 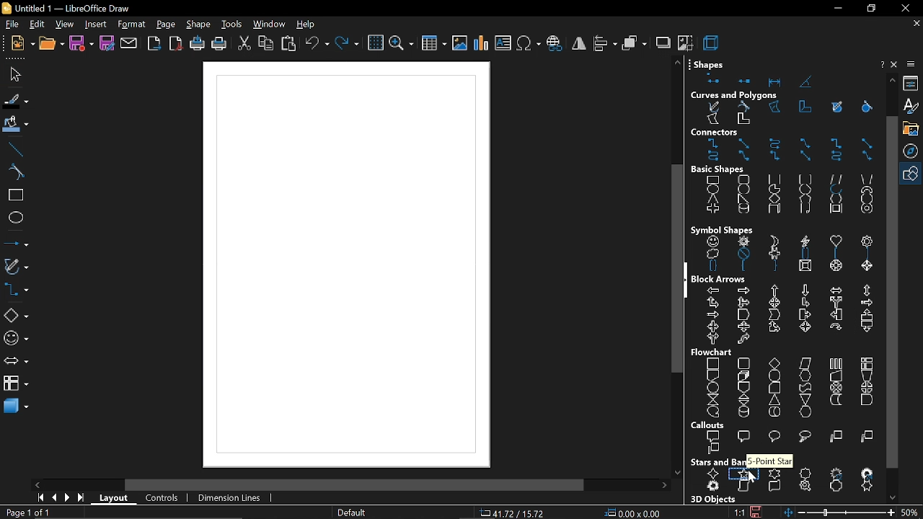 I want to click on save, so click(x=757, y=512).